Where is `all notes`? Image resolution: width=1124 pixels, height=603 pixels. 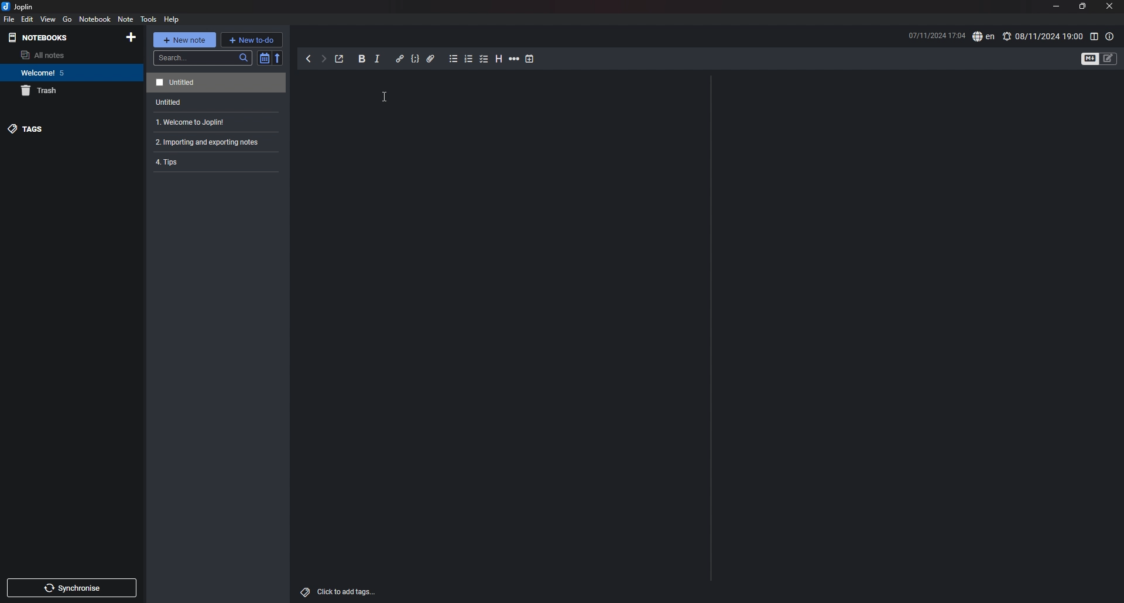
all notes is located at coordinates (62, 54).